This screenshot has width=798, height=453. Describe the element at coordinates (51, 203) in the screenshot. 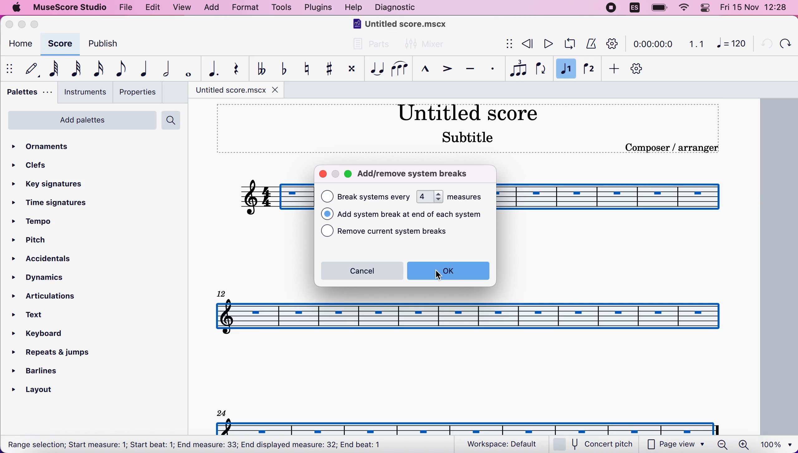

I see `time signatures` at that location.